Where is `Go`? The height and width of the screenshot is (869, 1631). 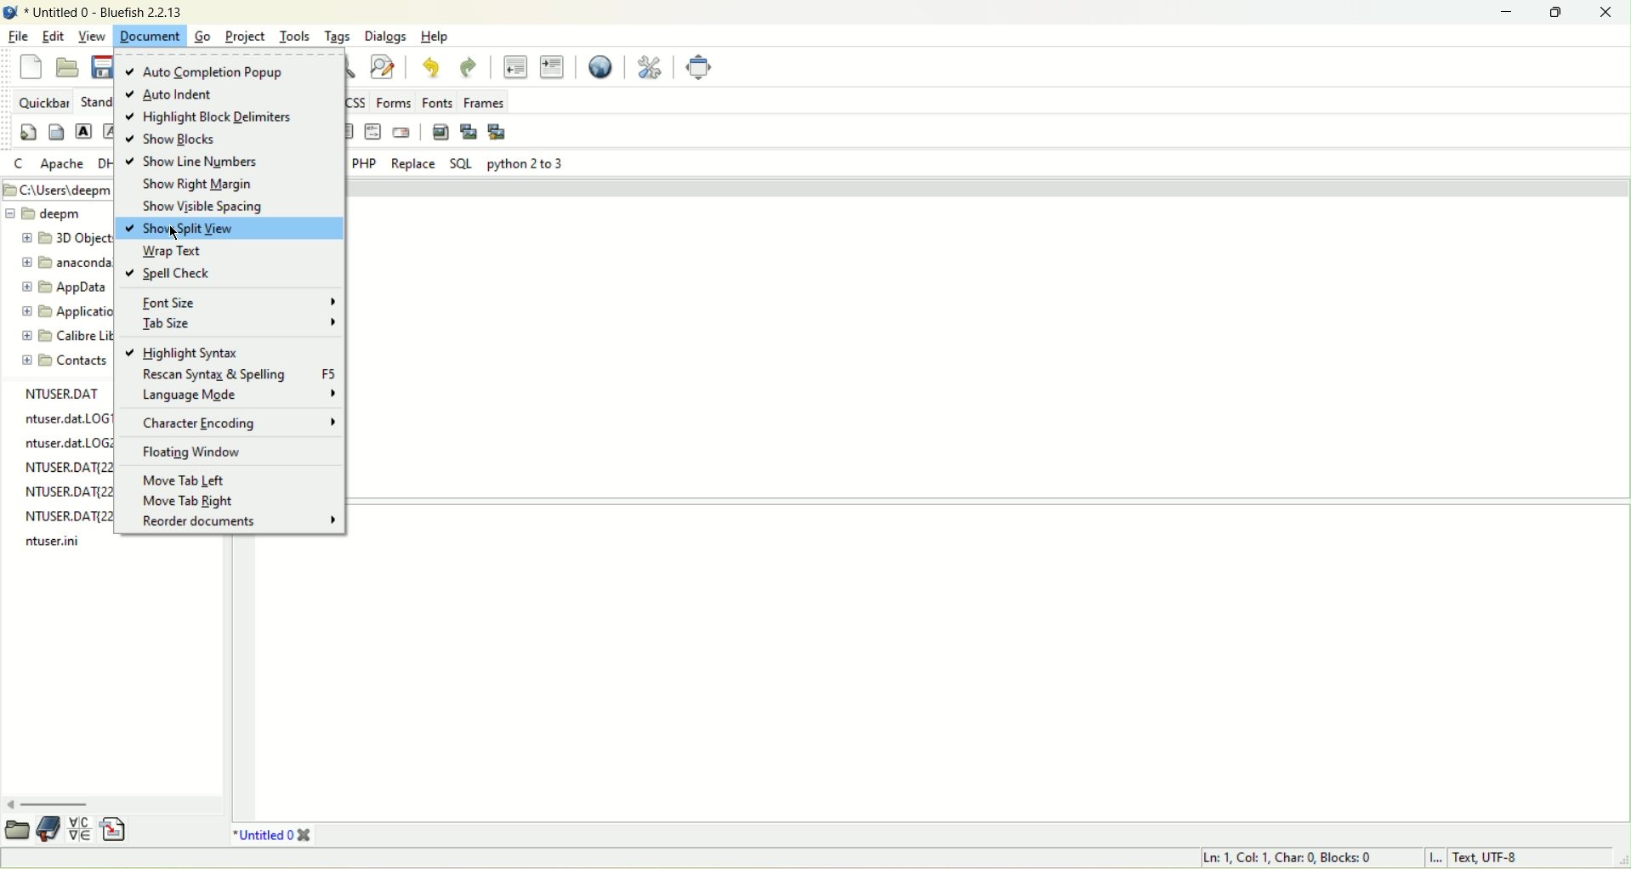 Go is located at coordinates (204, 35).